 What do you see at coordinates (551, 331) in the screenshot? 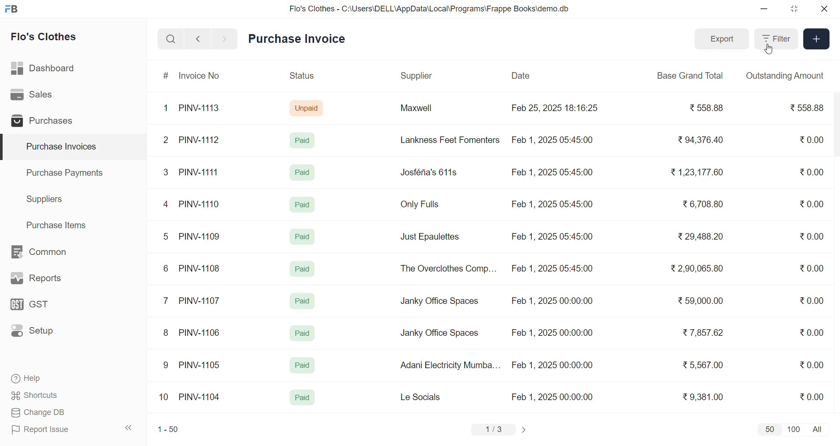
I see `Feb 1, 2025 00:00:00` at bounding box center [551, 331].